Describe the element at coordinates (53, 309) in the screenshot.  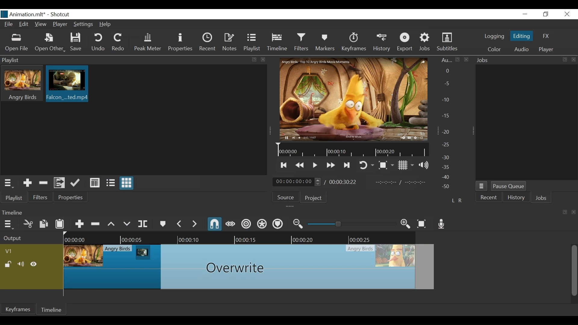
I see `Timeline` at that location.